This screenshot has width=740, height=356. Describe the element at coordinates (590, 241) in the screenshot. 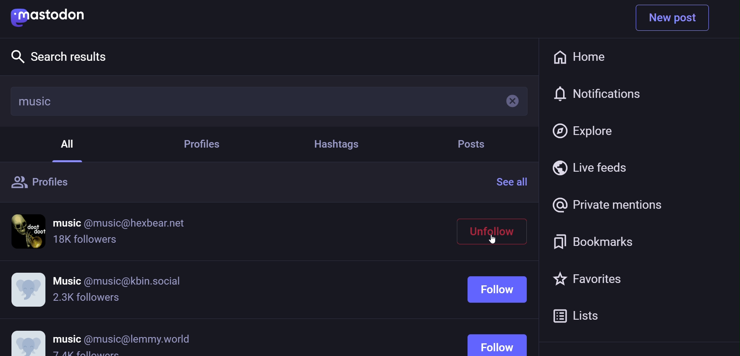

I see `bookmark` at that location.